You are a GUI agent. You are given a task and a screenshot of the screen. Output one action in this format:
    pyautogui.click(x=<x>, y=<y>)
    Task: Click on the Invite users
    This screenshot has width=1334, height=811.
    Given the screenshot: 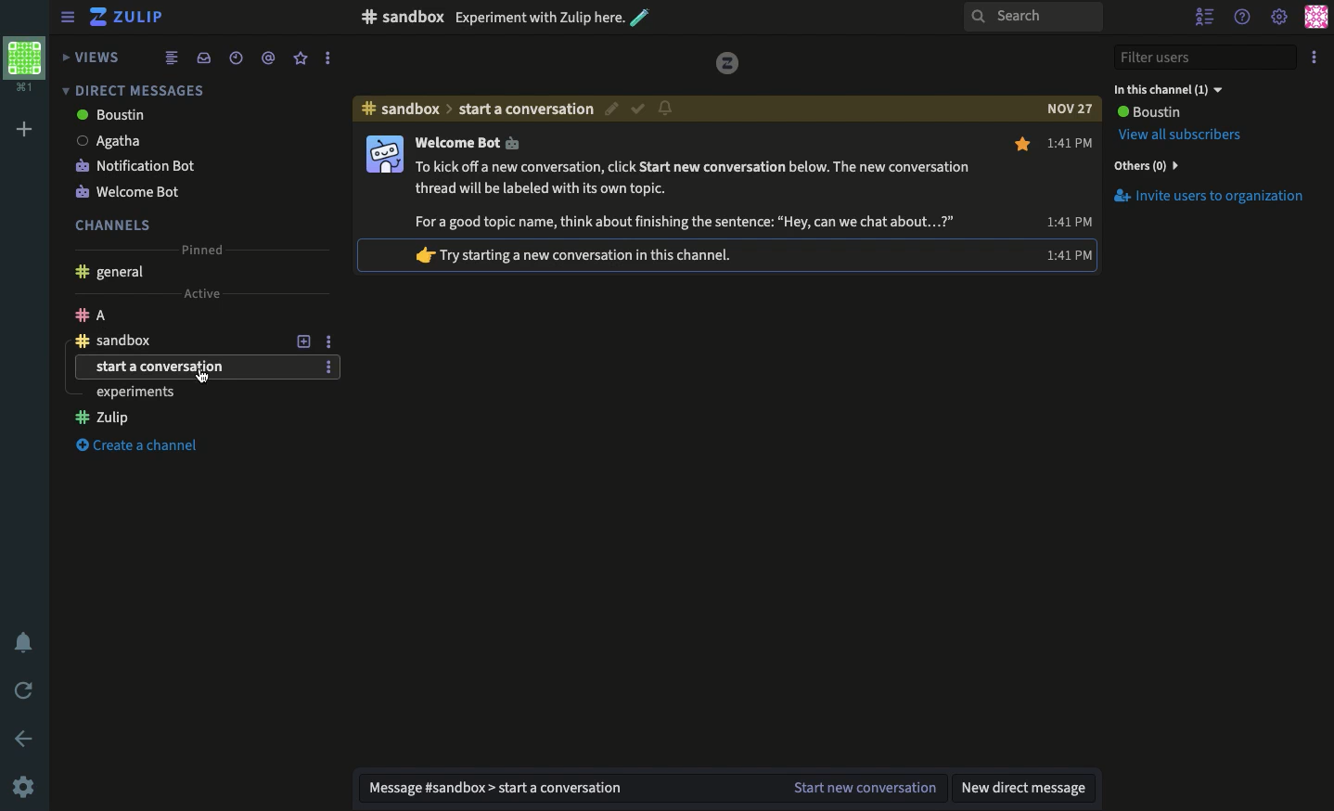 What is the action you would take?
    pyautogui.click(x=1208, y=196)
    